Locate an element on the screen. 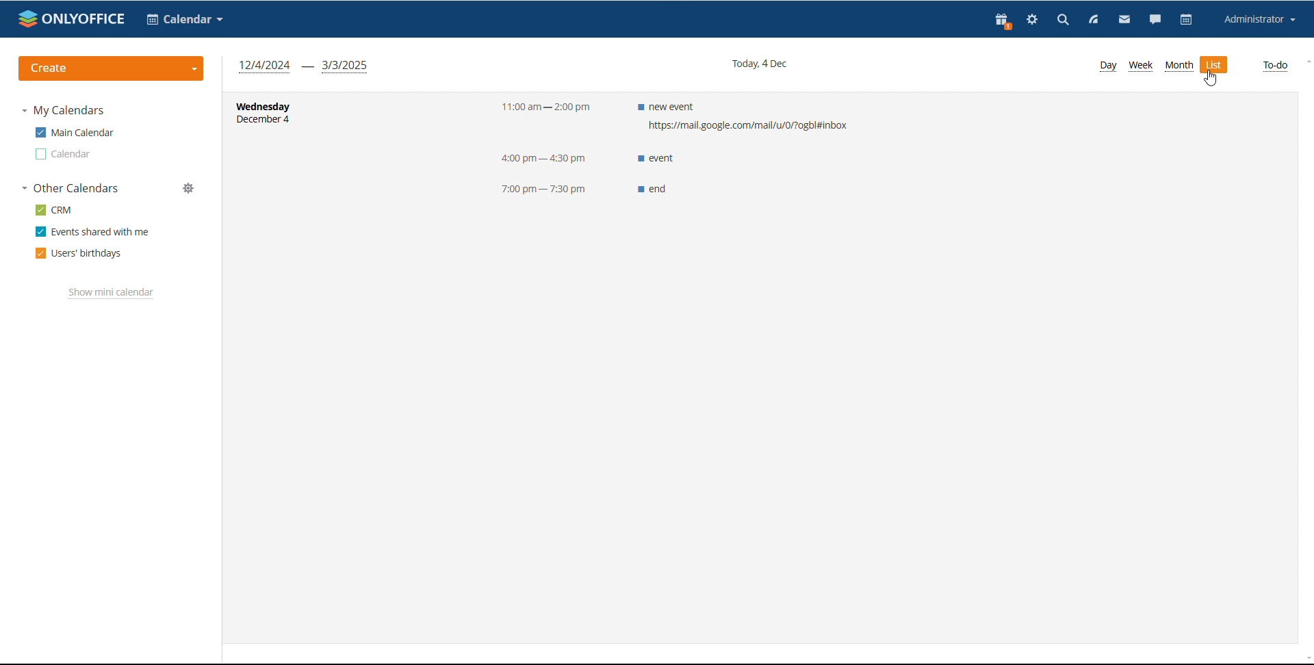 The image size is (1314, 665). create is located at coordinates (112, 68).